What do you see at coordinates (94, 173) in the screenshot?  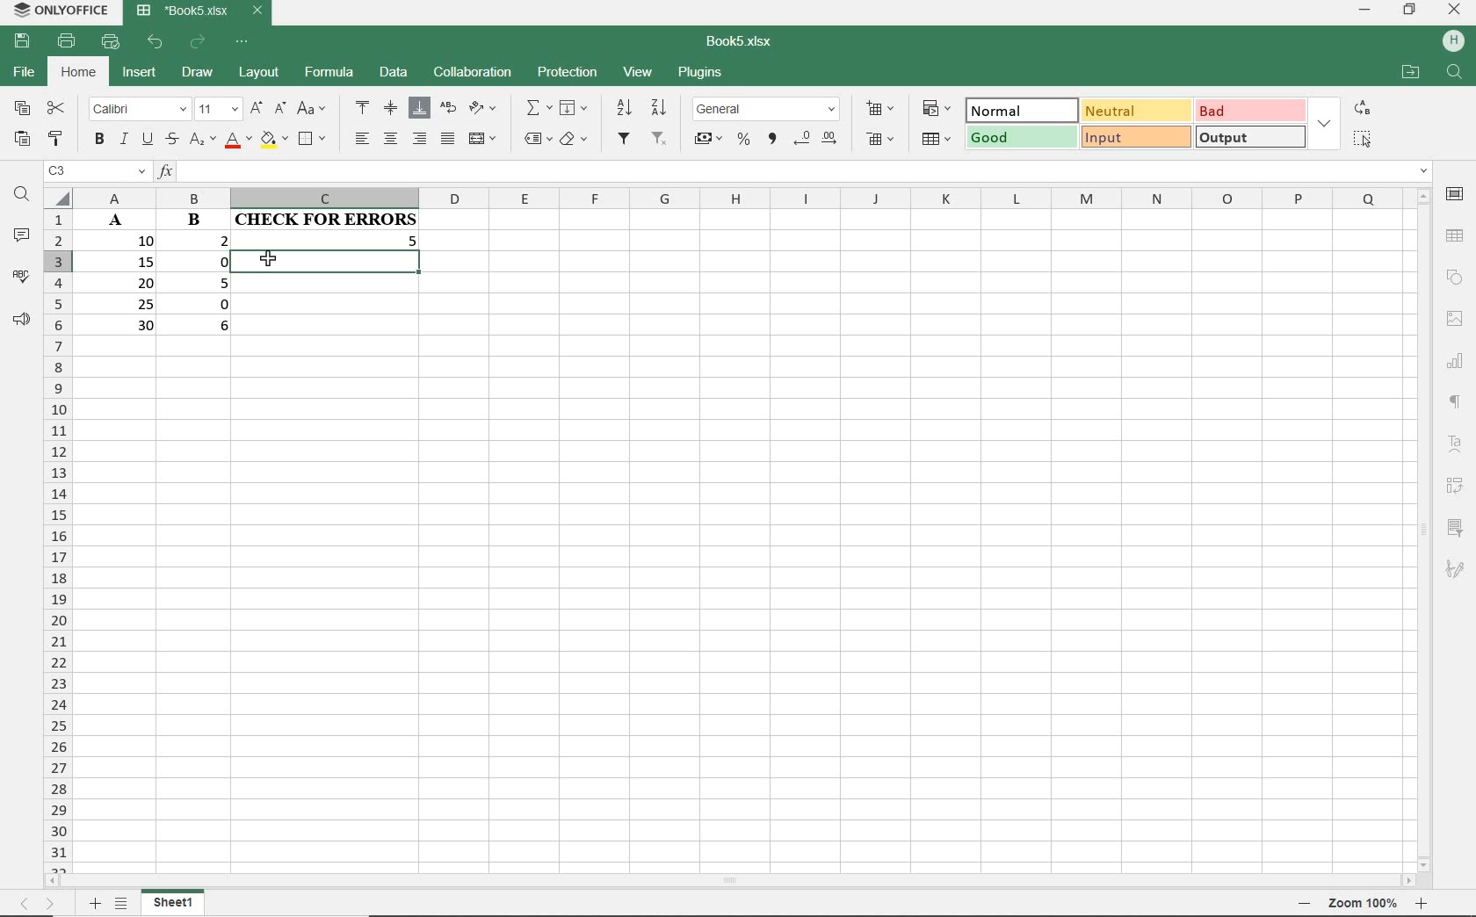 I see `NAME MANAGER` at bounding box center [94, 173].